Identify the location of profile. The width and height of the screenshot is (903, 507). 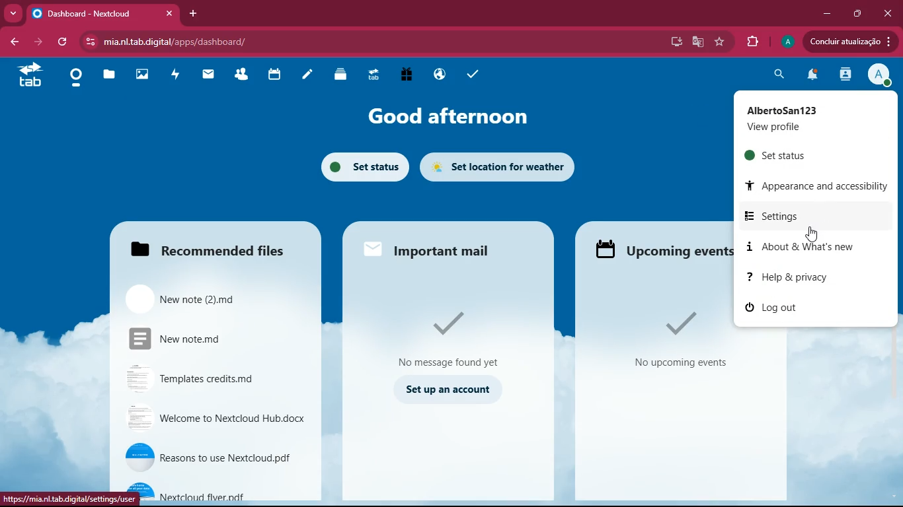
(879, 75).